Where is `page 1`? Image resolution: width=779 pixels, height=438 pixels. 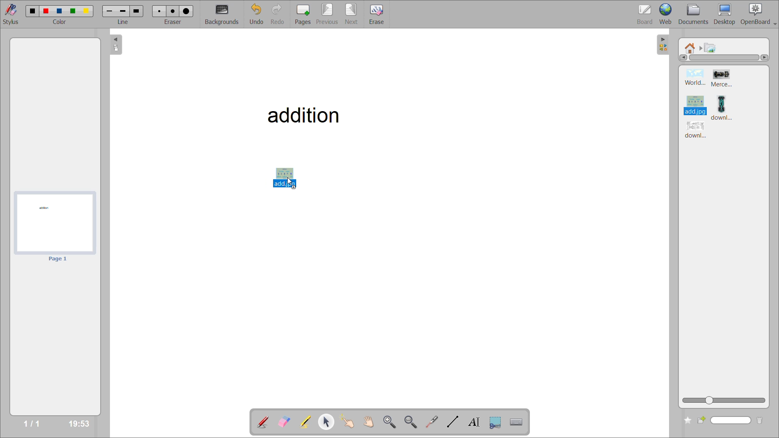 page 1 is located at coordinates (58, 259).